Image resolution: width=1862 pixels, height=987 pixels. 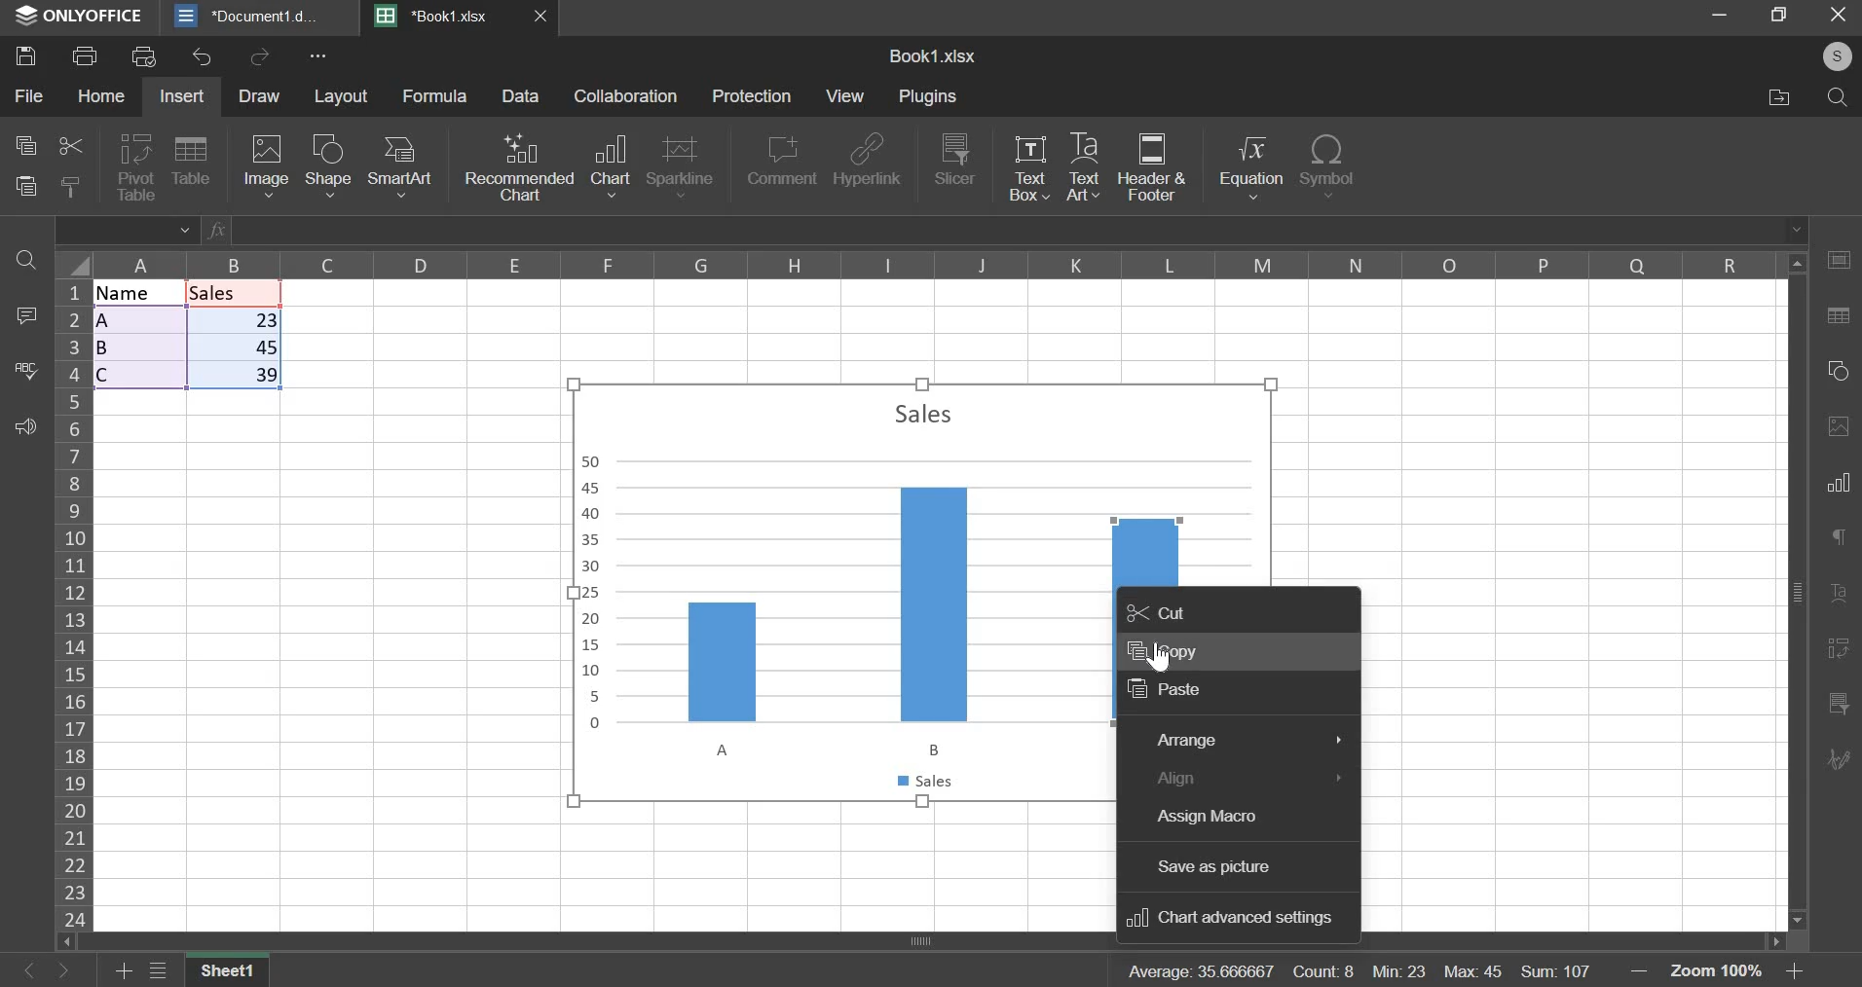 What do you see at coordinates (1779, 19) in the screenshot?
I see `maximize` at bounding box center [1779, 19].